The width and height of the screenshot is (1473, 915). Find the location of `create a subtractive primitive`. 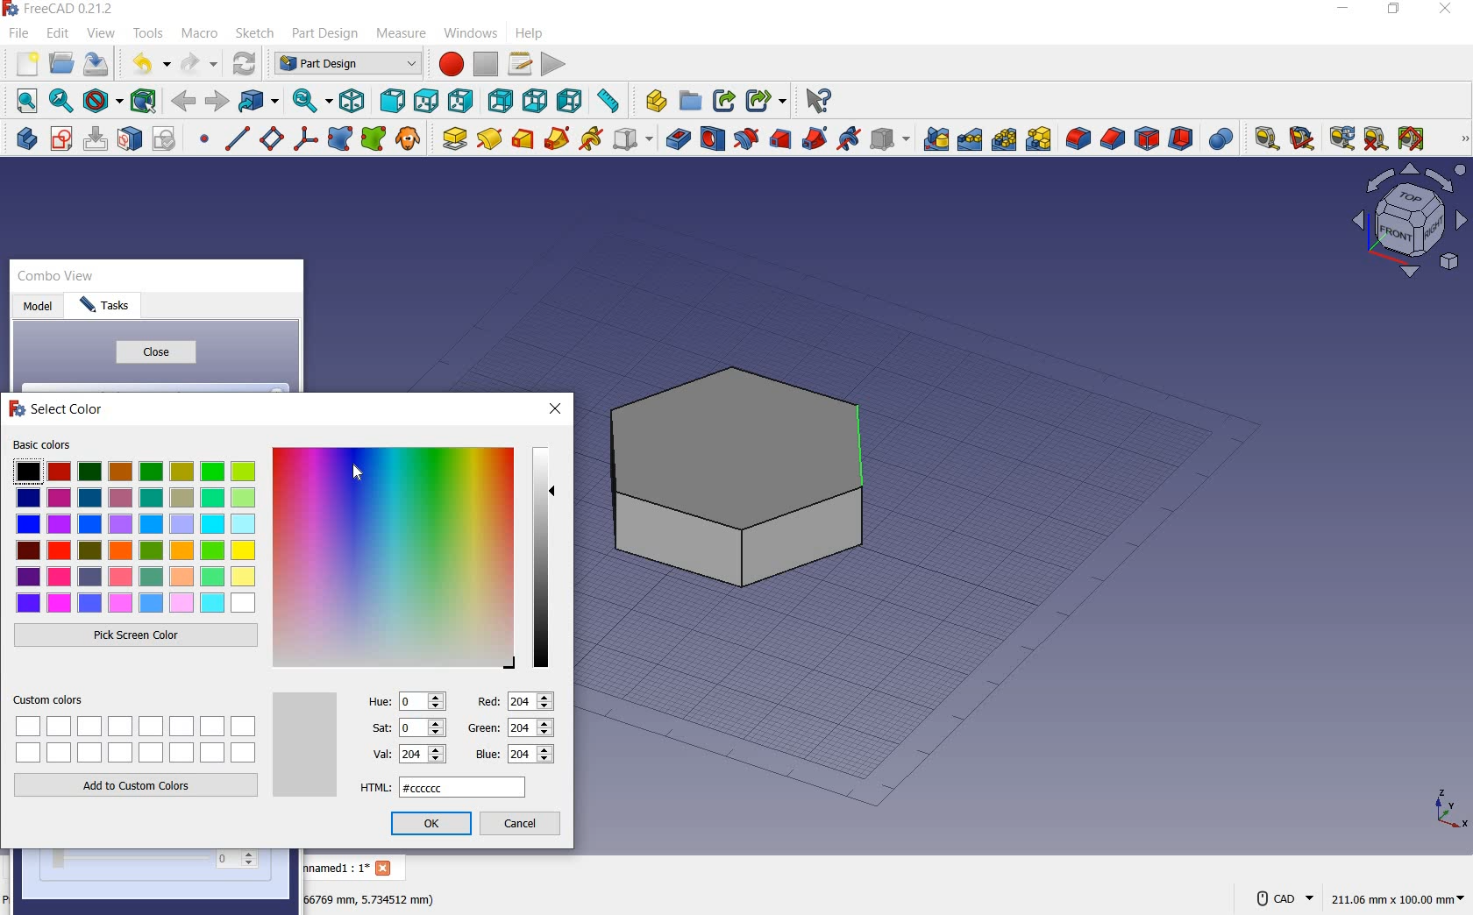

create a subtractive primitive is located at coordinates (890, 138).